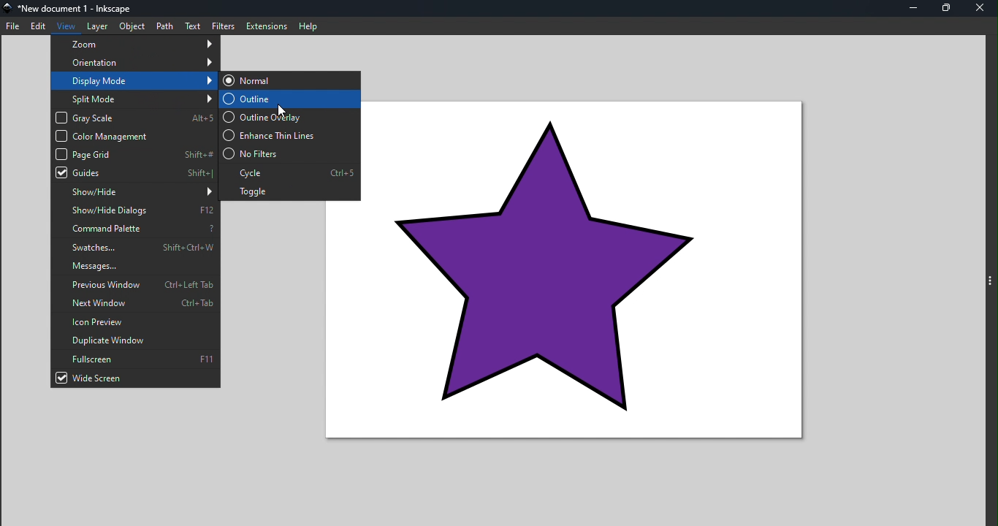 This screenshot has width=998, height=526. What do you see at coordinates (980, 9) in the screenshot?
I see `Close` at bounding box center [980, 9].